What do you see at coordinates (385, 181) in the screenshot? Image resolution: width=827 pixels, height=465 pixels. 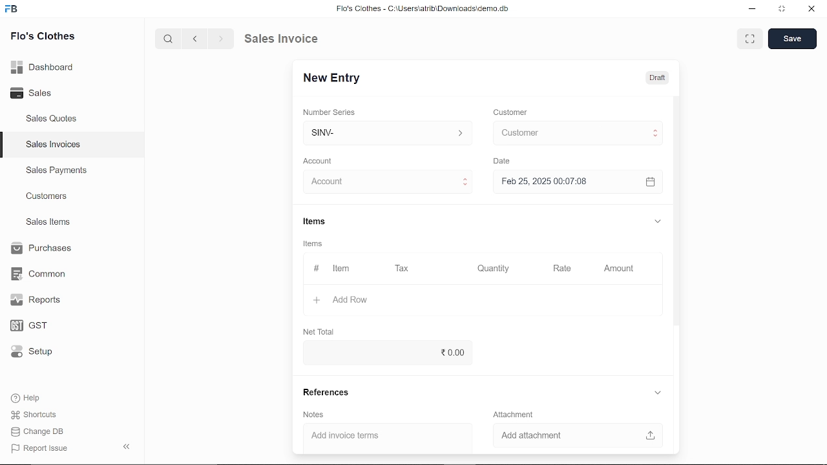 I see `Insert Account ` at bounding box center [385, 181].